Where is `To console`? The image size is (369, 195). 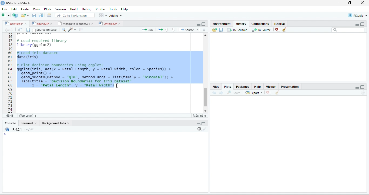
To console is located at coordinates (237, 30).